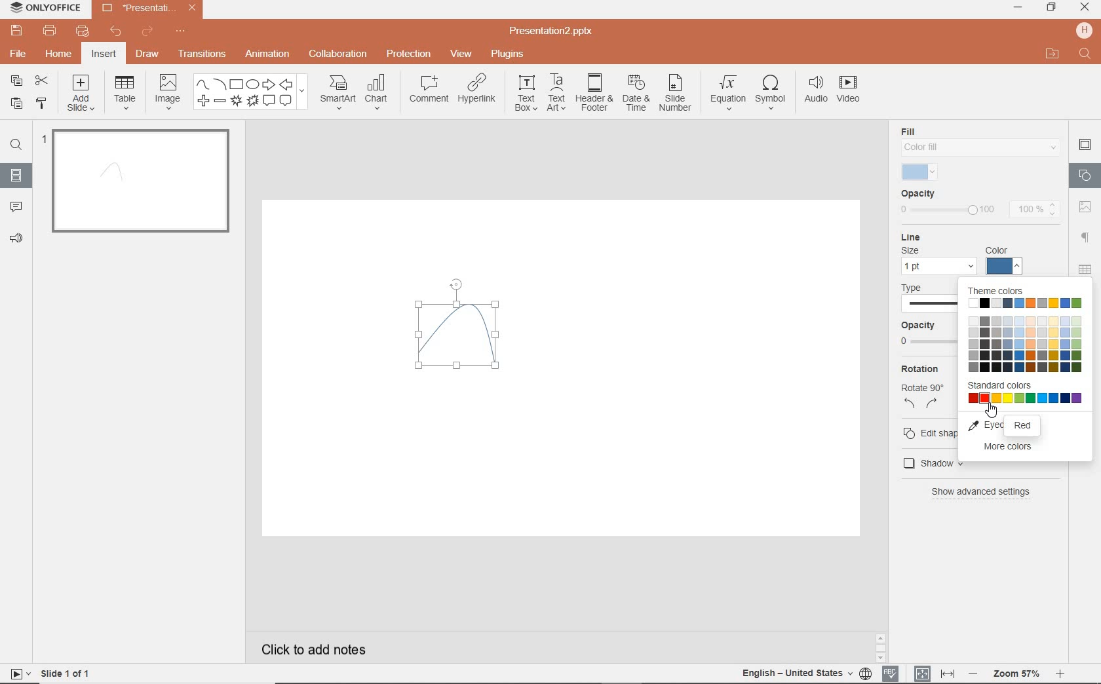 The width and height of the screenshot is (1101, 684). I want to click on TEXT LANGUAGE, so click(806, 672).